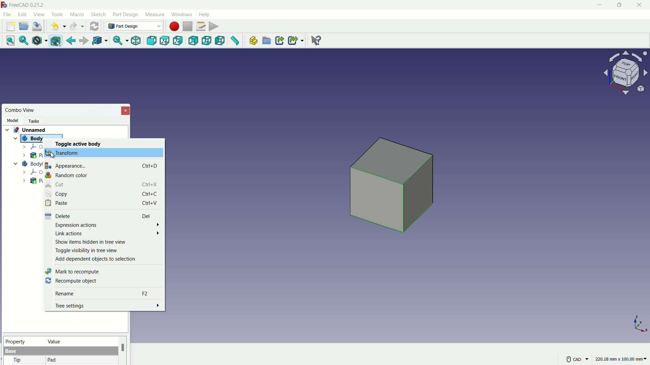 This screenshot has height=365, width=650. What do you see at coordinates (619, 5) in the screenshot?
I see `maximize or restore` at bounding box center [619, 5].